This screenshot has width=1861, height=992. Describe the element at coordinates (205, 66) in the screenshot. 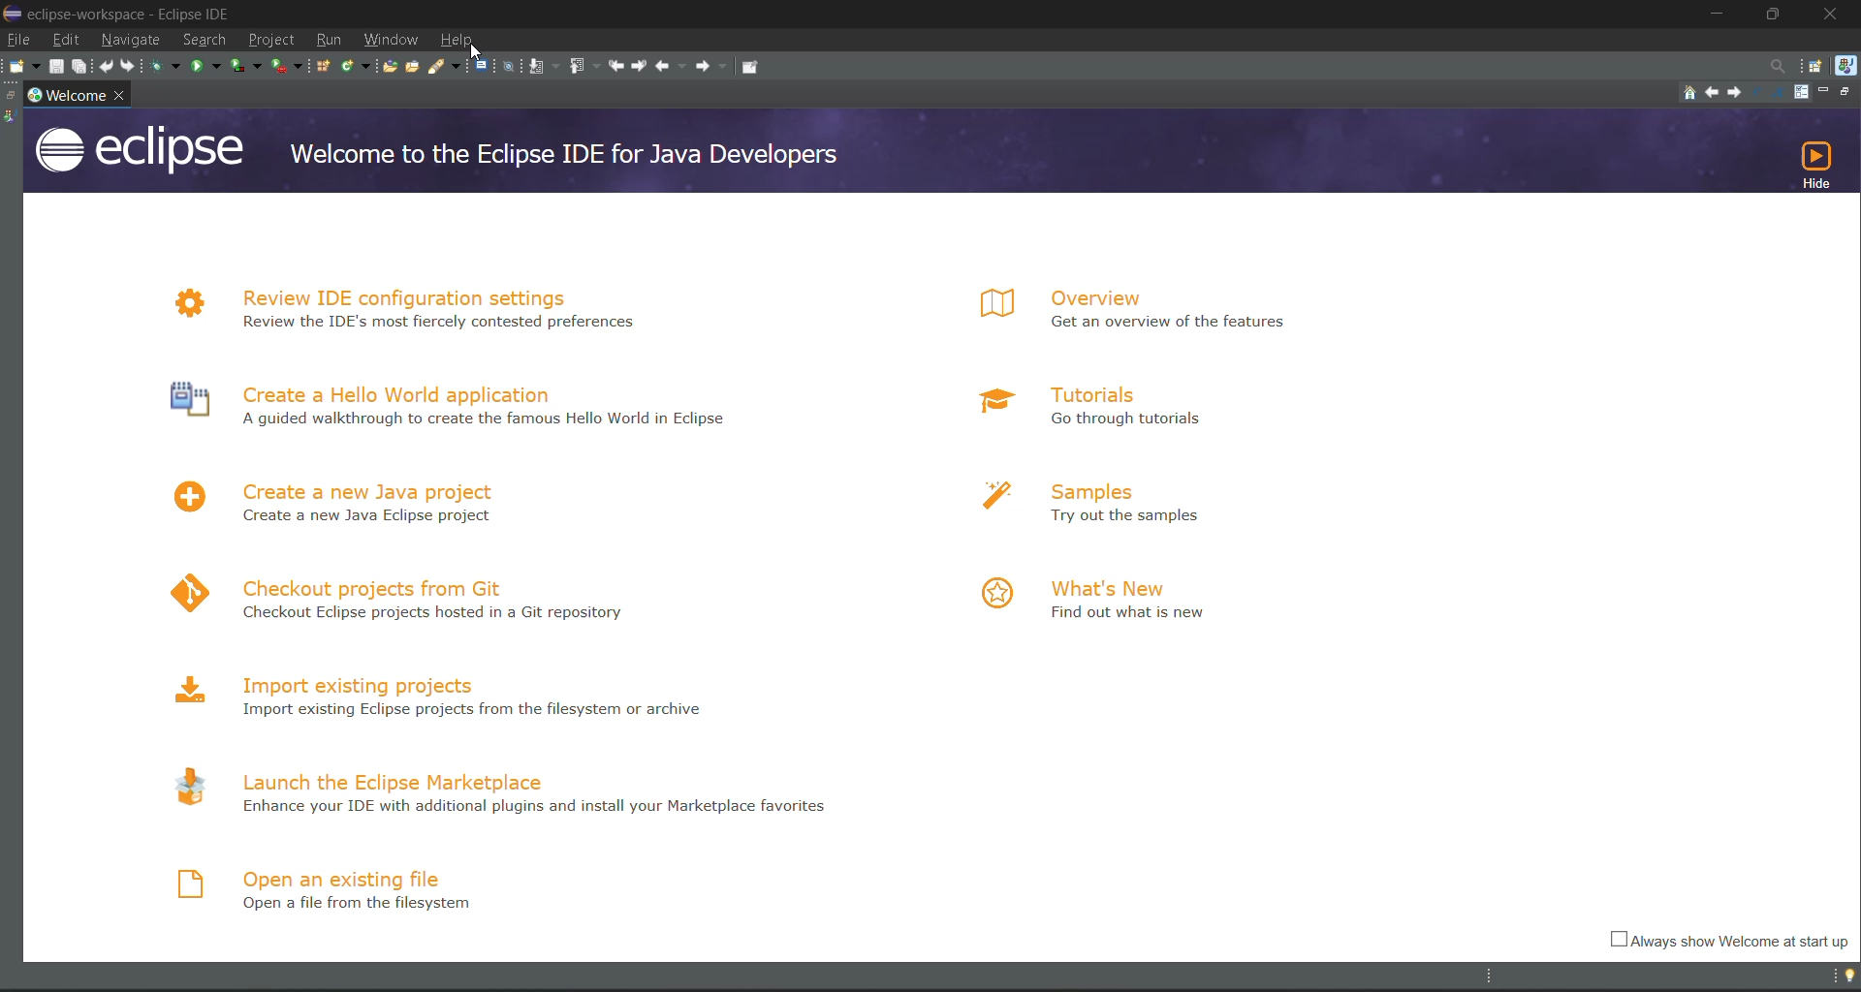

I see `run` at that location.